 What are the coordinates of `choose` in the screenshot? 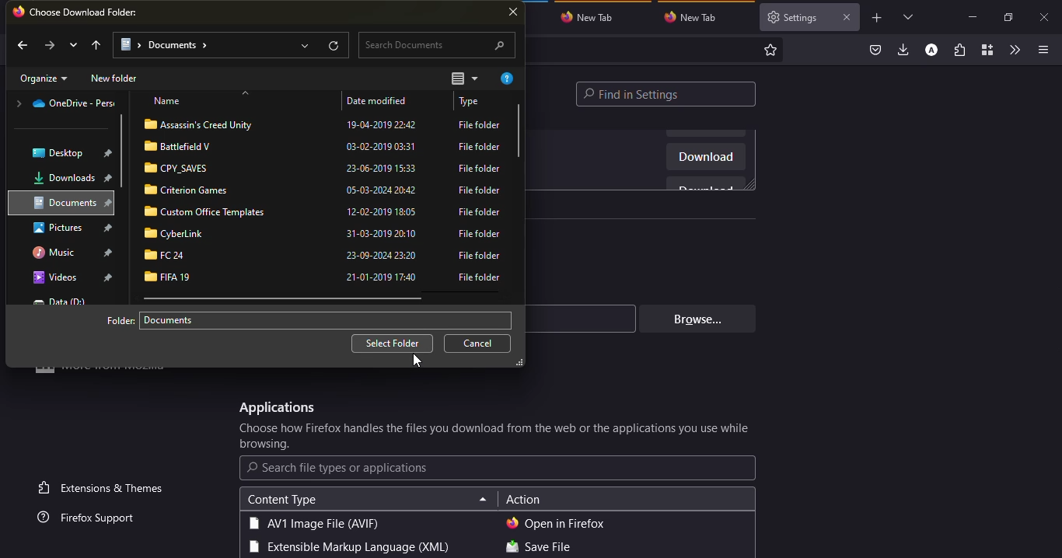 It's located at (496, 437).